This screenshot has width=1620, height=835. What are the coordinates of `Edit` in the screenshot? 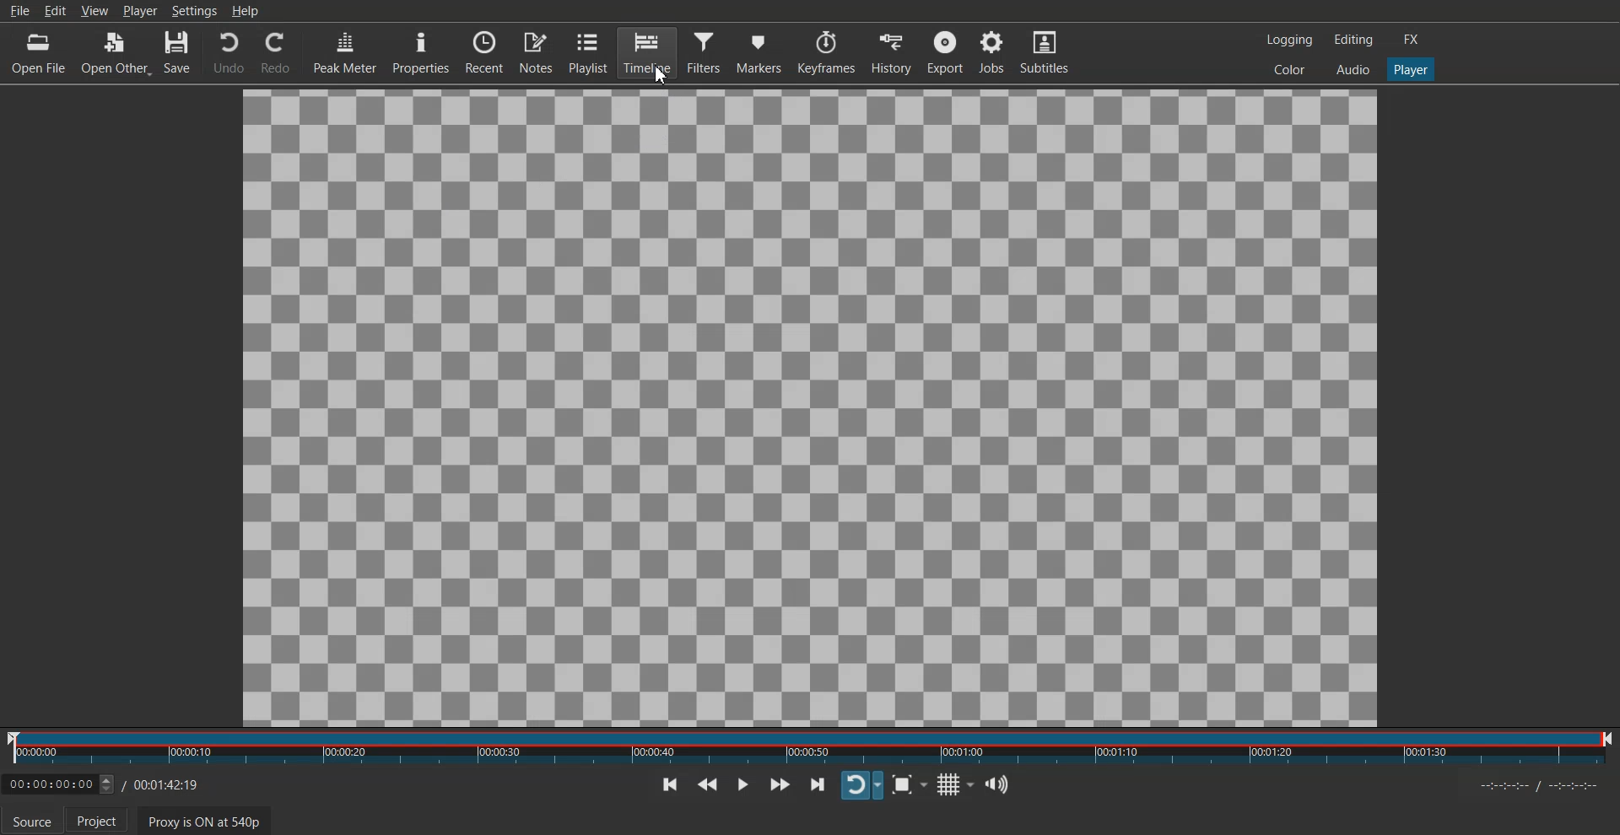 It's located at (55, 10).